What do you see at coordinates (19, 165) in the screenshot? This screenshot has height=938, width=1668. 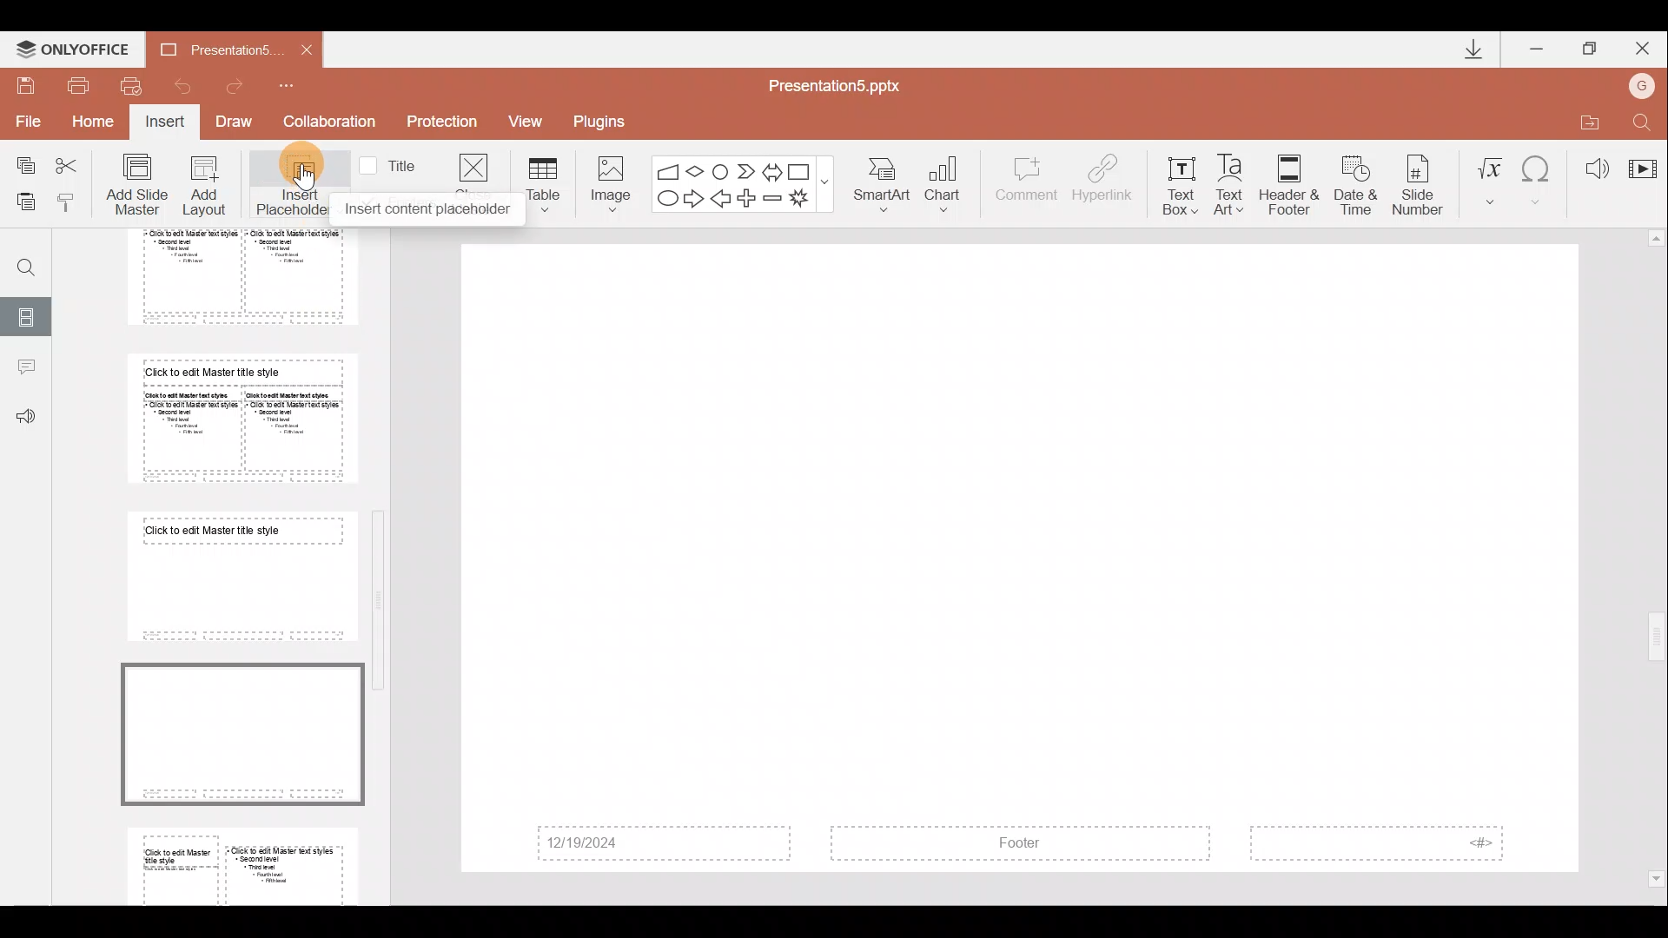 I see `Copy` at bounding box center [19, 165].